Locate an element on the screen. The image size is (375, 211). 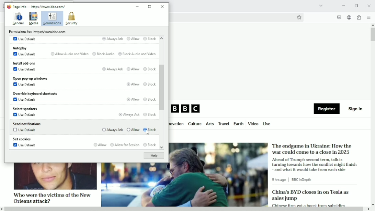
send notifications is located at coordinates (26, 123).